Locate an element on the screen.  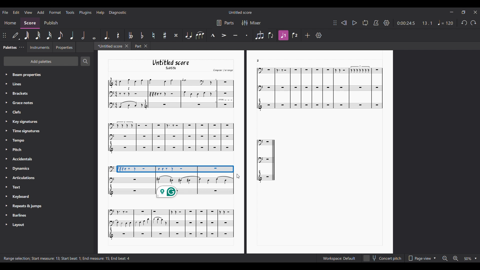
> Layout is located at coordinates (21, 225).